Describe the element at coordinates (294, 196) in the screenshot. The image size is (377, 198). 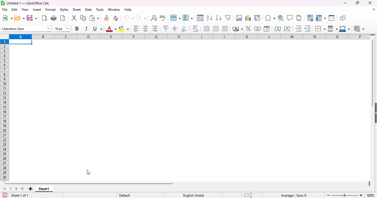
I see `formula` at that location.